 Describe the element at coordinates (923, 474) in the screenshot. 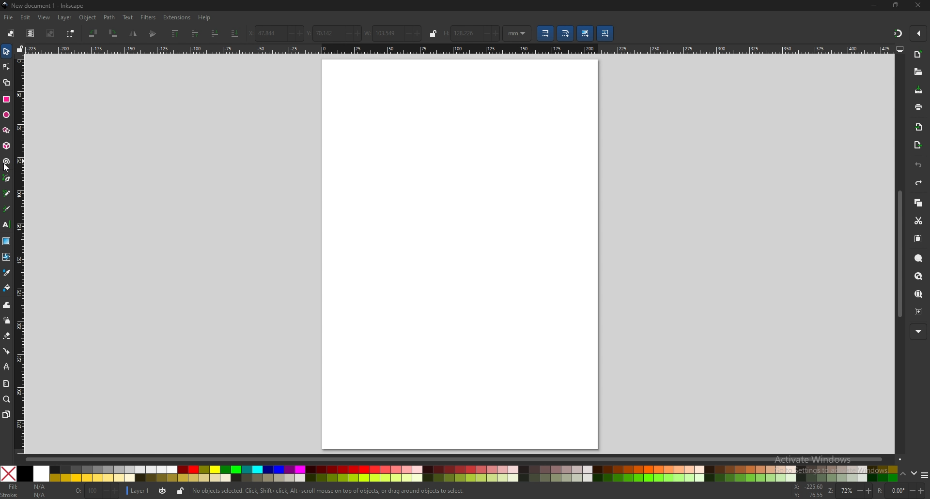

I see `more colors` at that location.